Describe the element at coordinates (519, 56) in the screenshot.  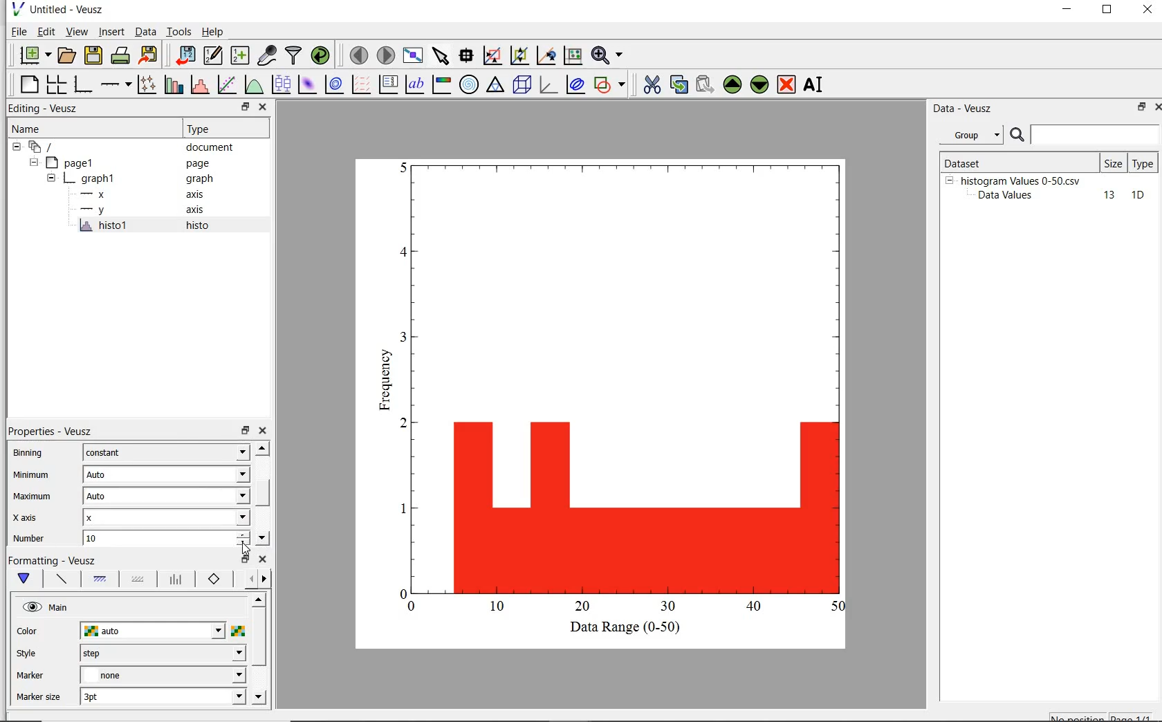
I see `click or draw a rectangle to zoom on graph axes` at that location.